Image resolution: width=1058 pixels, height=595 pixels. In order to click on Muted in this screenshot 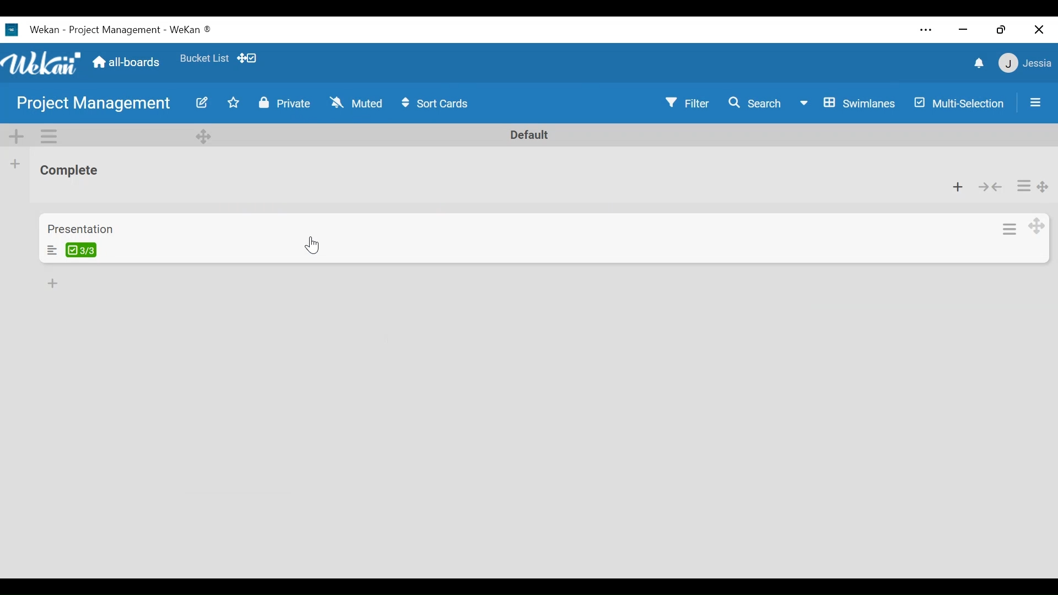, I will do `click(355, 104)`.